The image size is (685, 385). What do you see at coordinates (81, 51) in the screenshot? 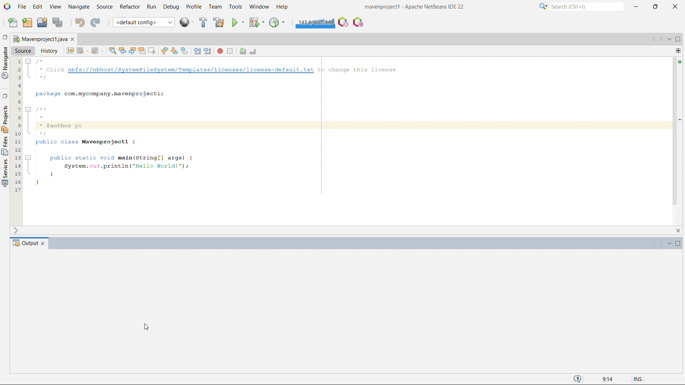
I see `back` at bounding box center [81, 51].